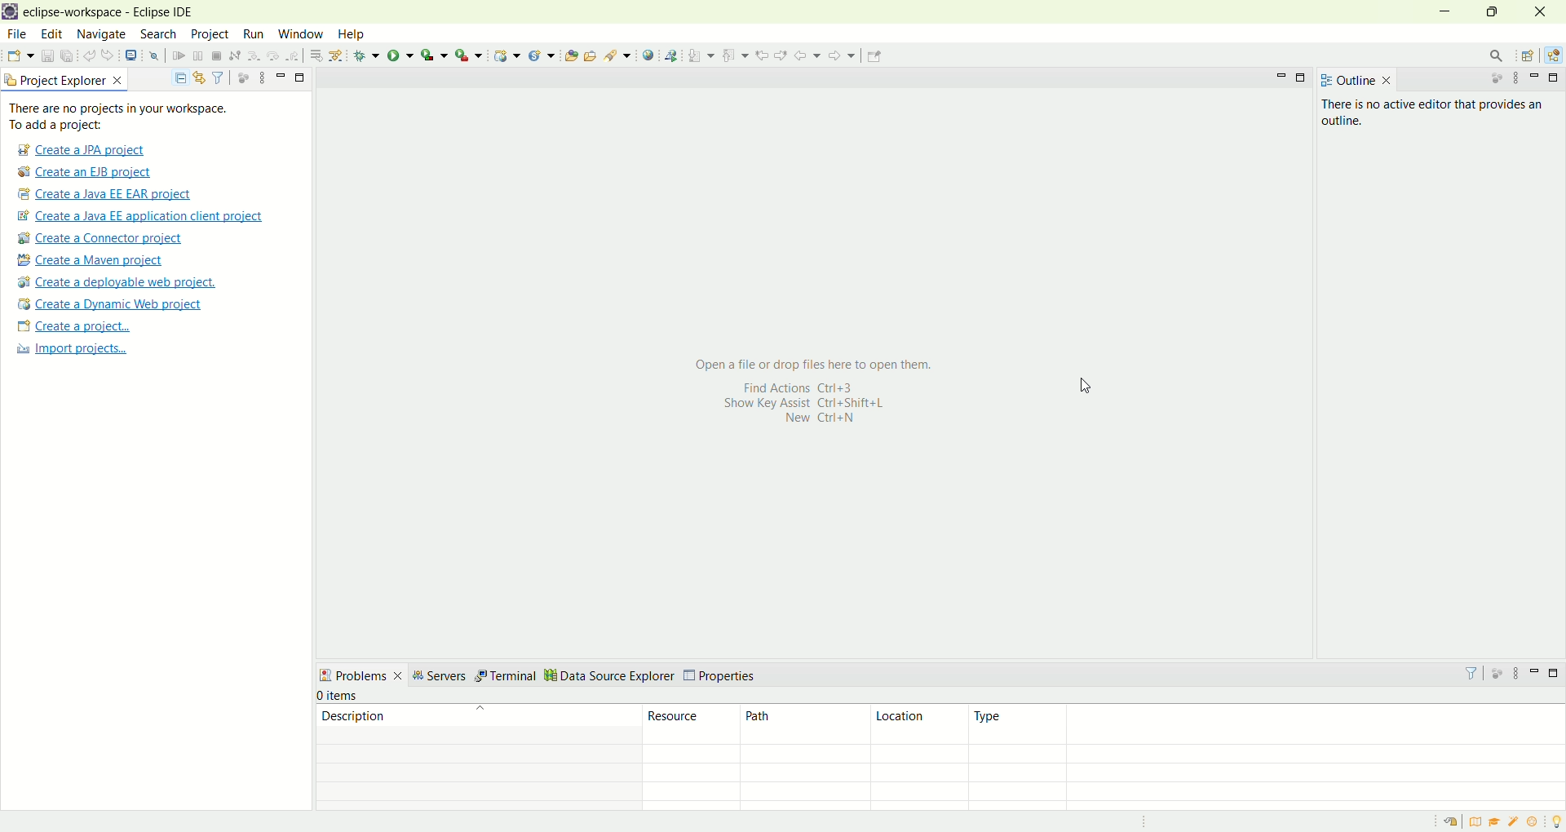 This screenshot has width=1566, height=832. Describe the element at coordinates (508, 675) in the screenshot. I see `terminal` at that location.